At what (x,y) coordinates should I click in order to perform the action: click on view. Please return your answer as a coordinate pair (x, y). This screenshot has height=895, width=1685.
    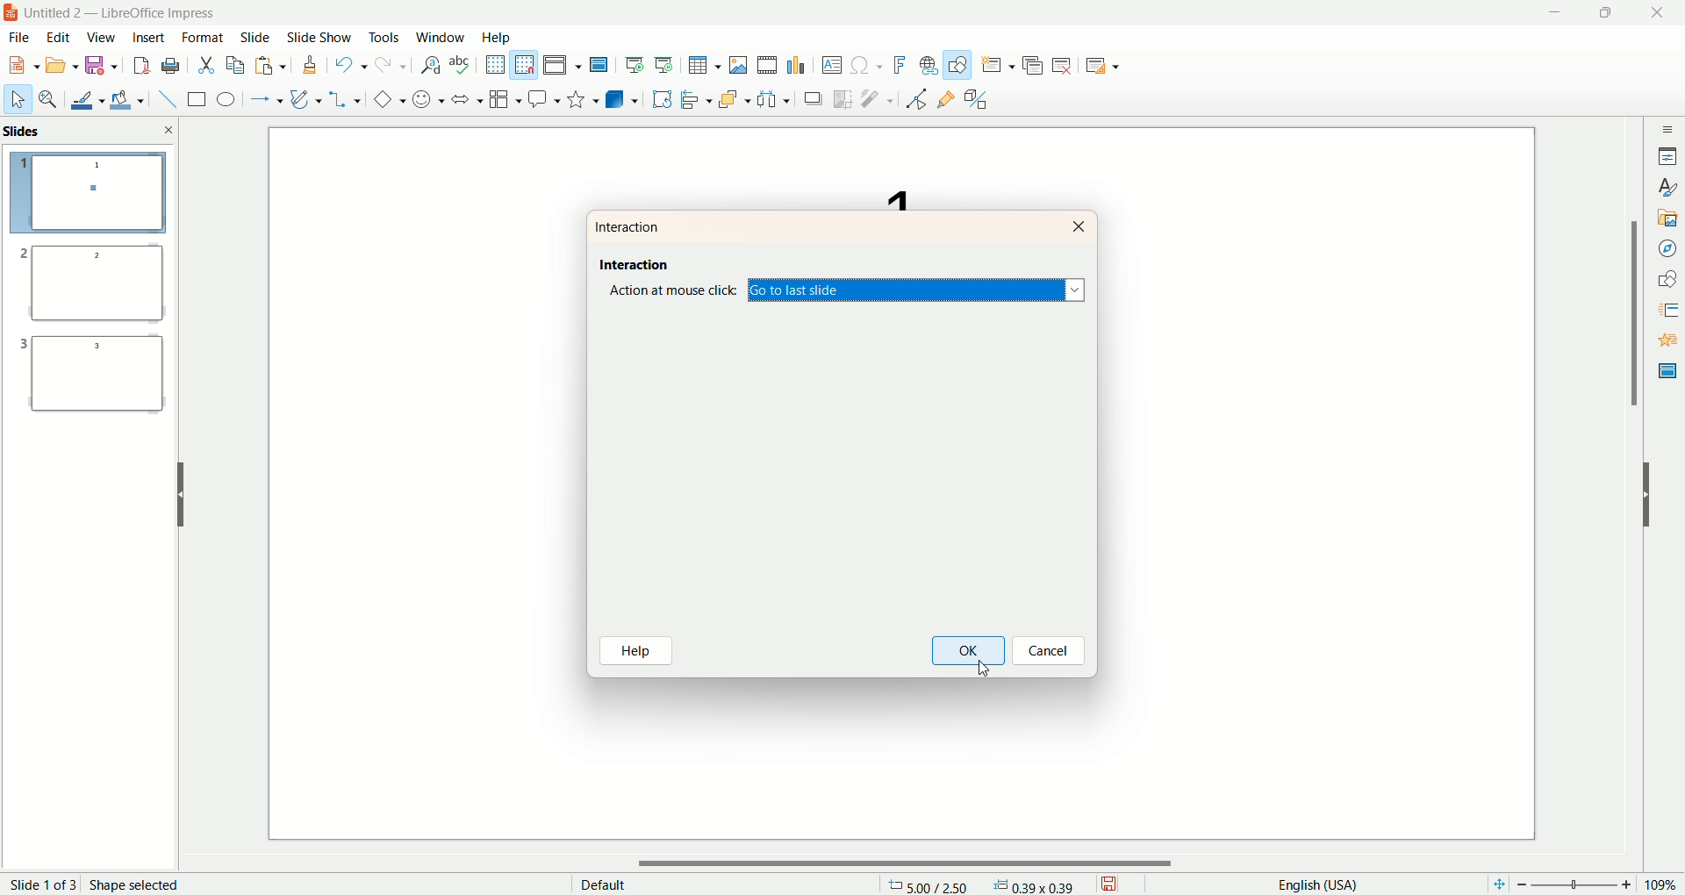
    Looking at the image, I should click on (98, 39).